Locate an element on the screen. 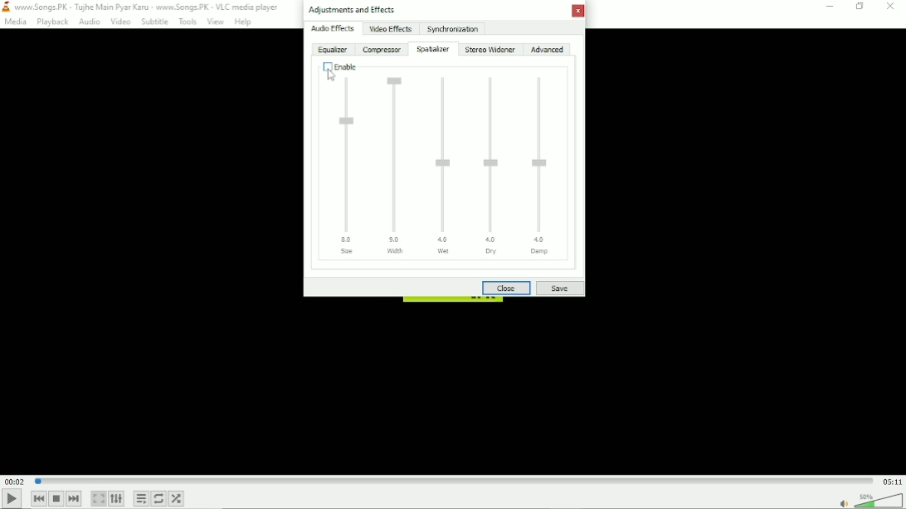 The width and height of the screenshot is (906, 509). www.Songs.PK - Tujhe Main Pyar Karu - www.Songs.PK - VLC media player is located at coordinates (144, 7).